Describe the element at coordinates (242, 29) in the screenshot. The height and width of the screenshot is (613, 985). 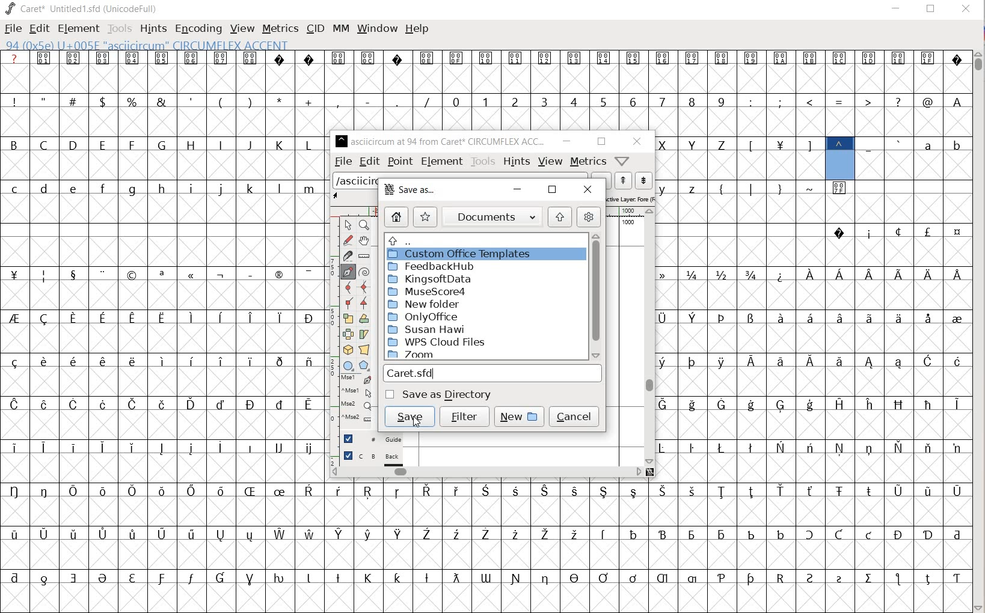
I see `VIEW` at that location.